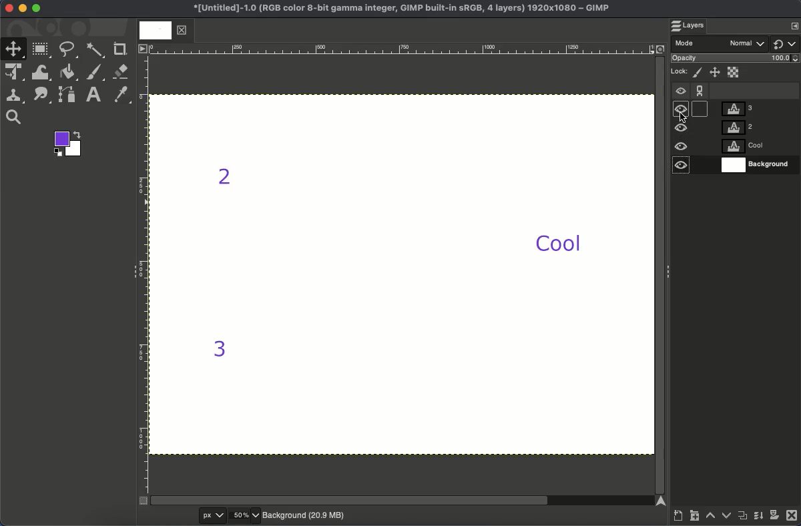 The width and height of the screenshot is (801, 526). Describe the element at coordinates (721, 44) in the screenshot. I see `Mode` at that location.